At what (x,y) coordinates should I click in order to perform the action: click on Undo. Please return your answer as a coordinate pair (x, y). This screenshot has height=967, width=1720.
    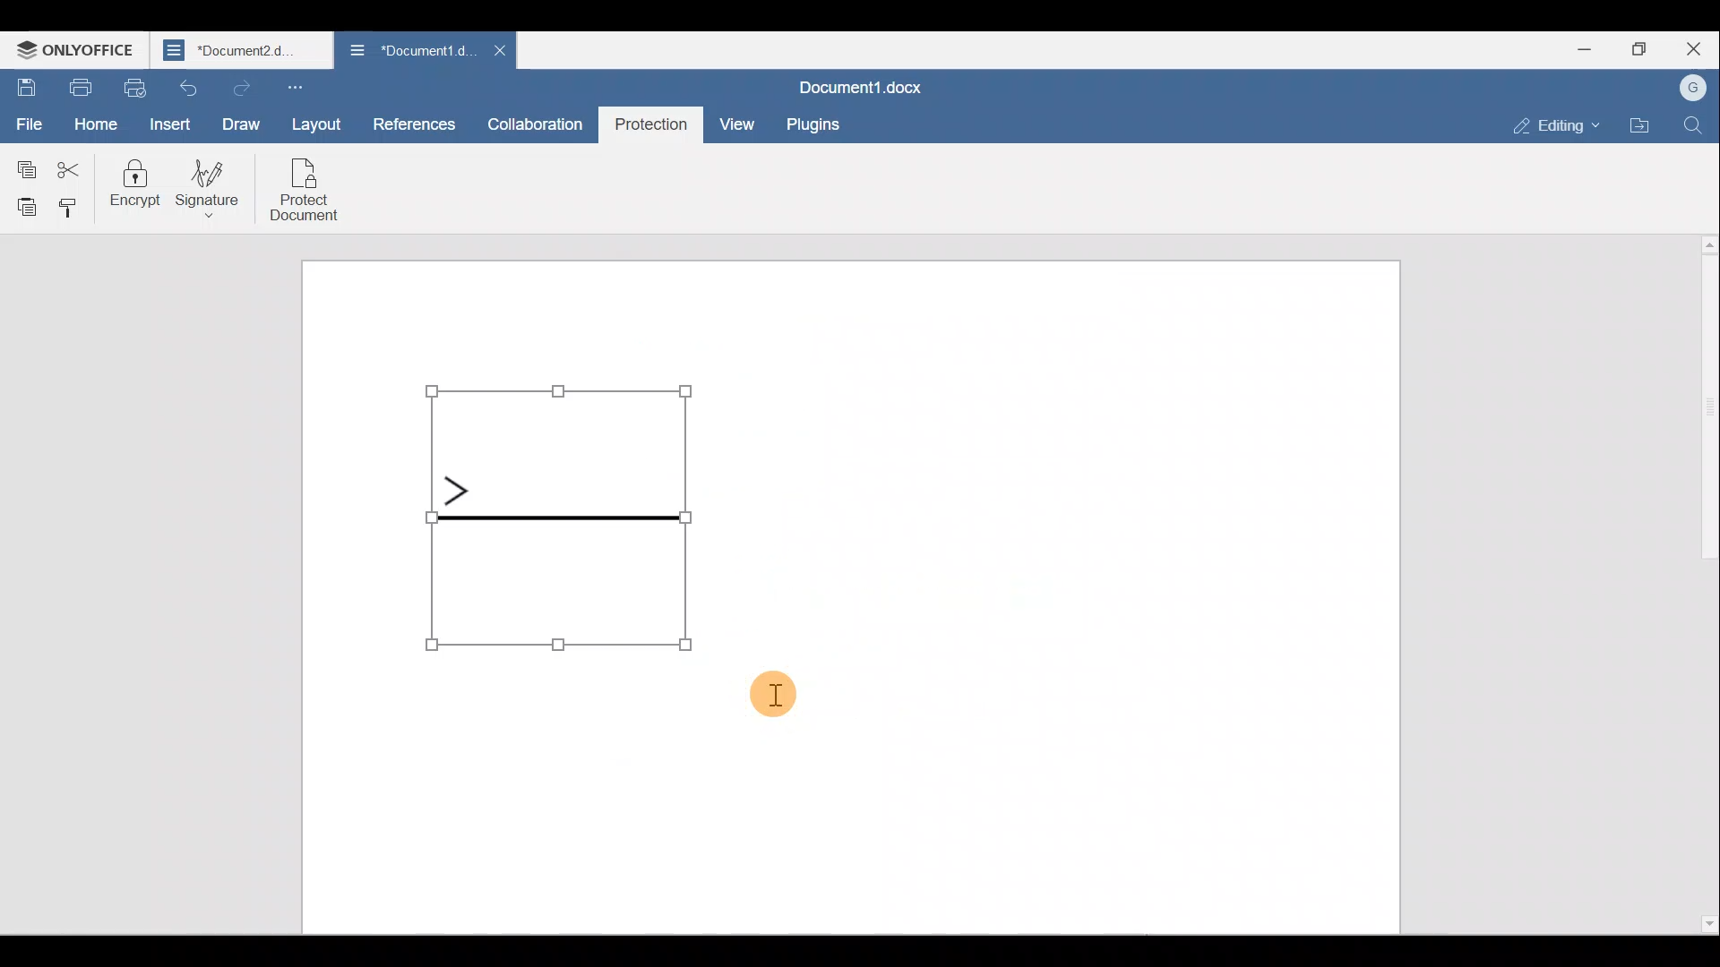
    Looking at the image, I should click on (186, 87).